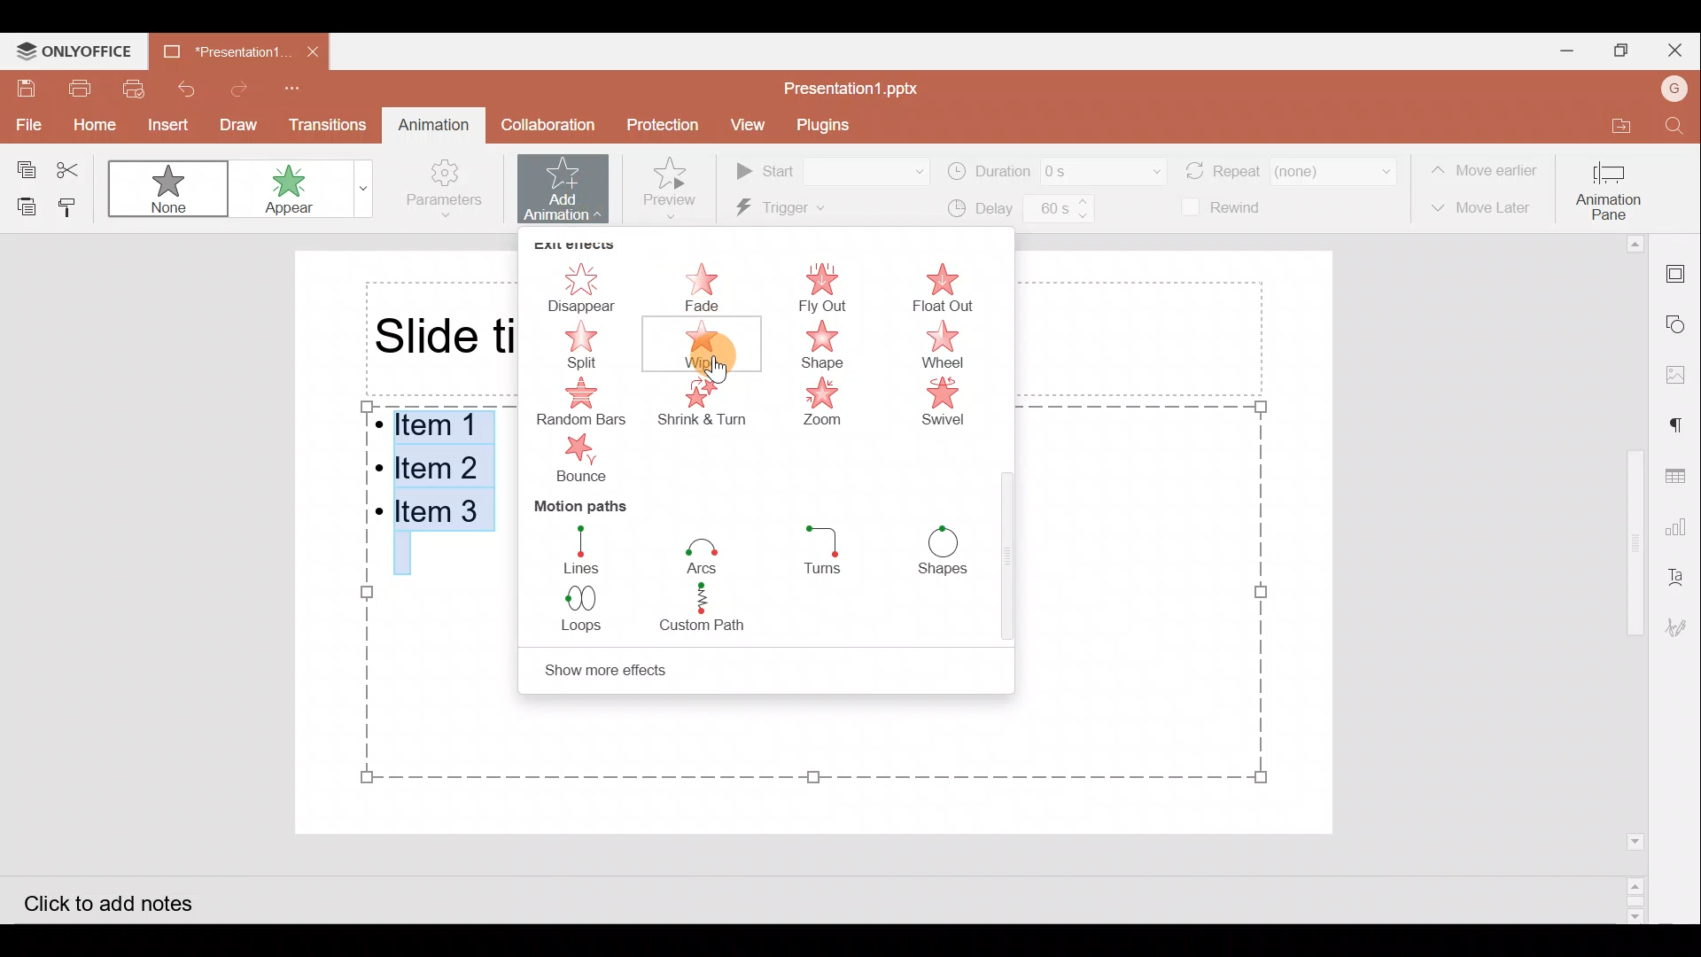  What do you see at coordinates (431, 121) in the screenshot?
I see `Animation` at bounding box center [431, 121].